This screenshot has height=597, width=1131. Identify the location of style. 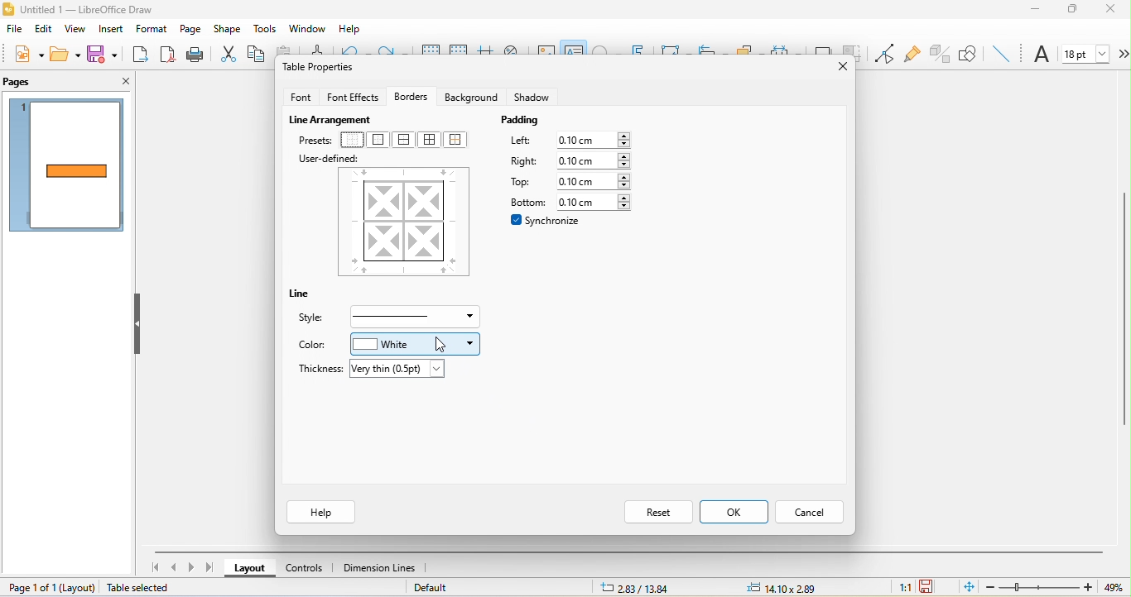
(317, 318).